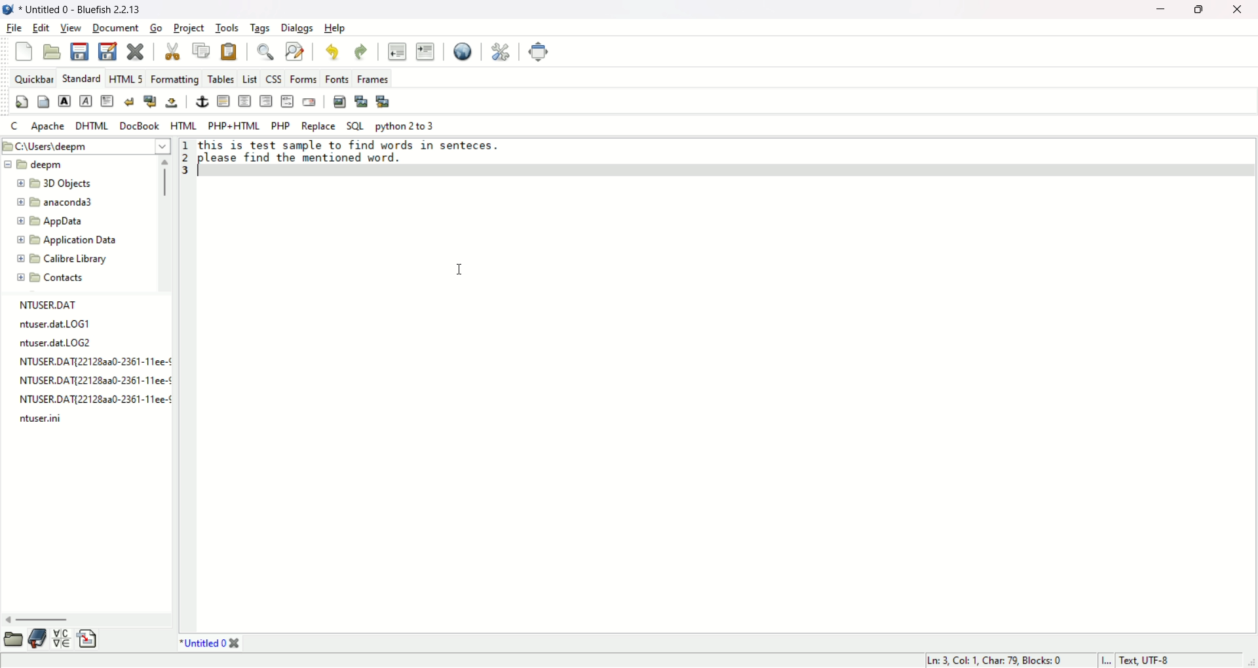  What do you see at coordinates (41, 27) in the screenshot?
I see `edit` at bounding box center [41, 27].